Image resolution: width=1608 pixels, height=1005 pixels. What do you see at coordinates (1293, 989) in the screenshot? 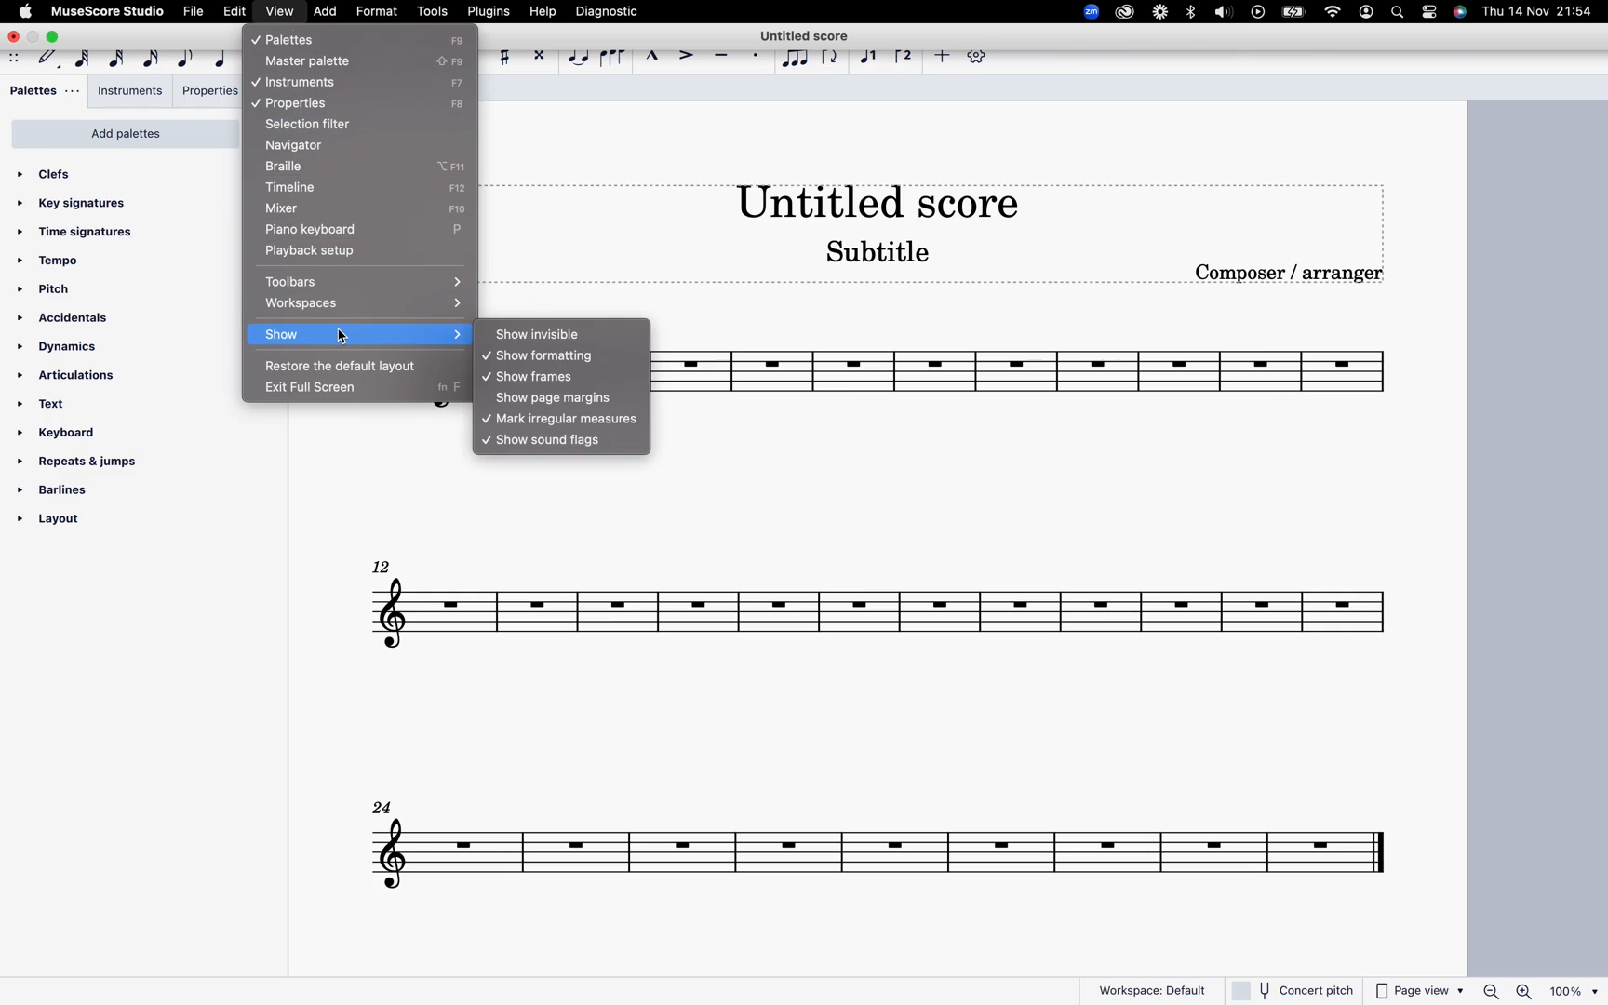
I see `concert pitch` at bounding box center [1293, 989].